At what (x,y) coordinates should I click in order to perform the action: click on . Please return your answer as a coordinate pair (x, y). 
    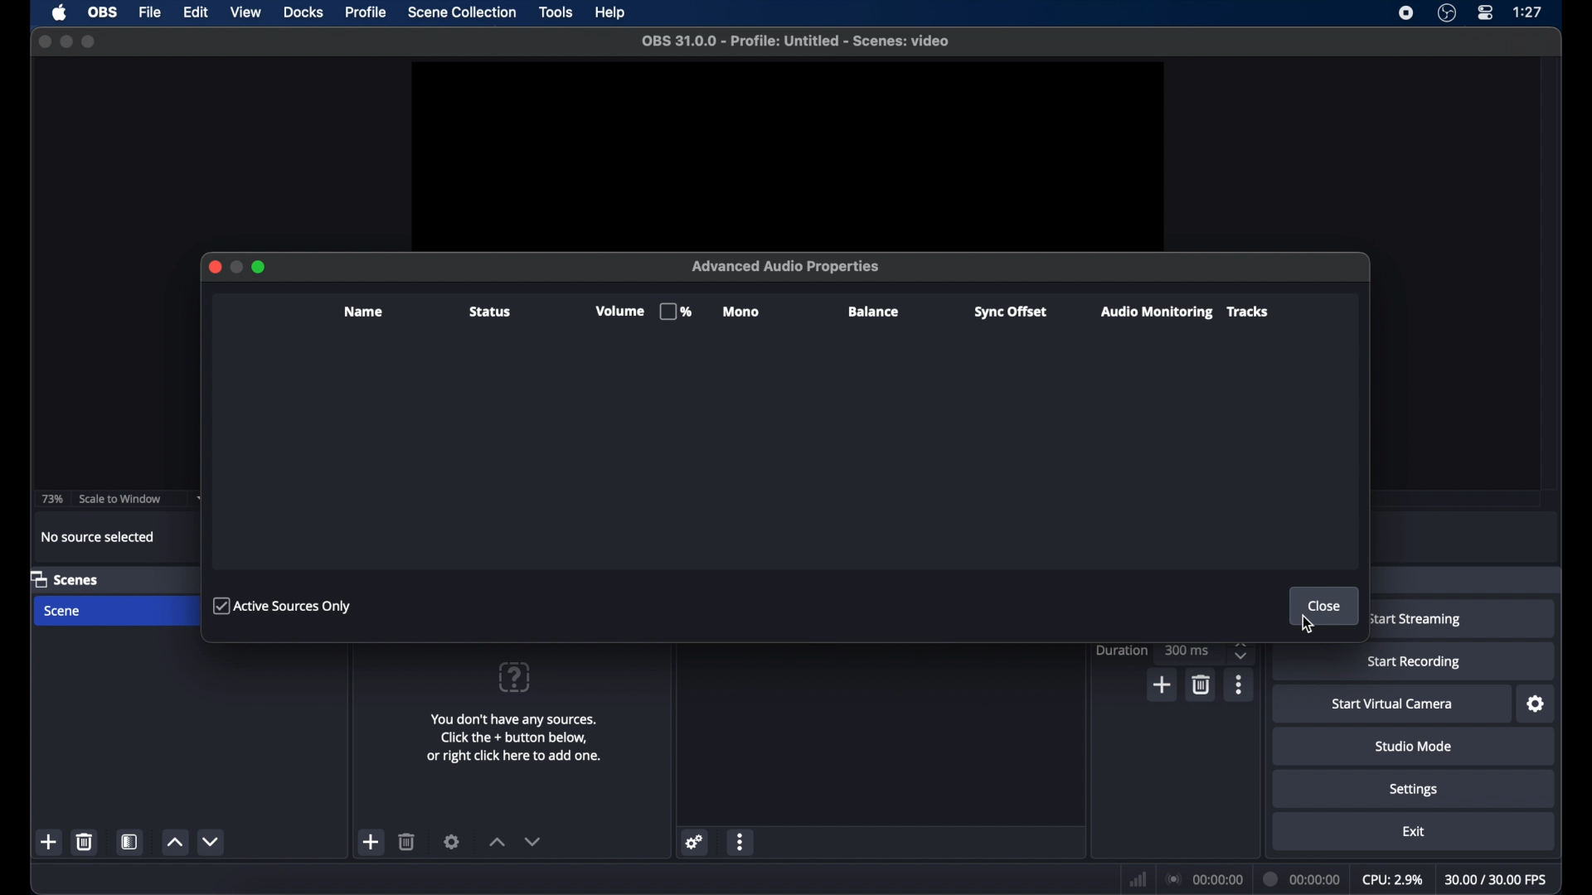
    Looking at the image, I should click on (235, 267).